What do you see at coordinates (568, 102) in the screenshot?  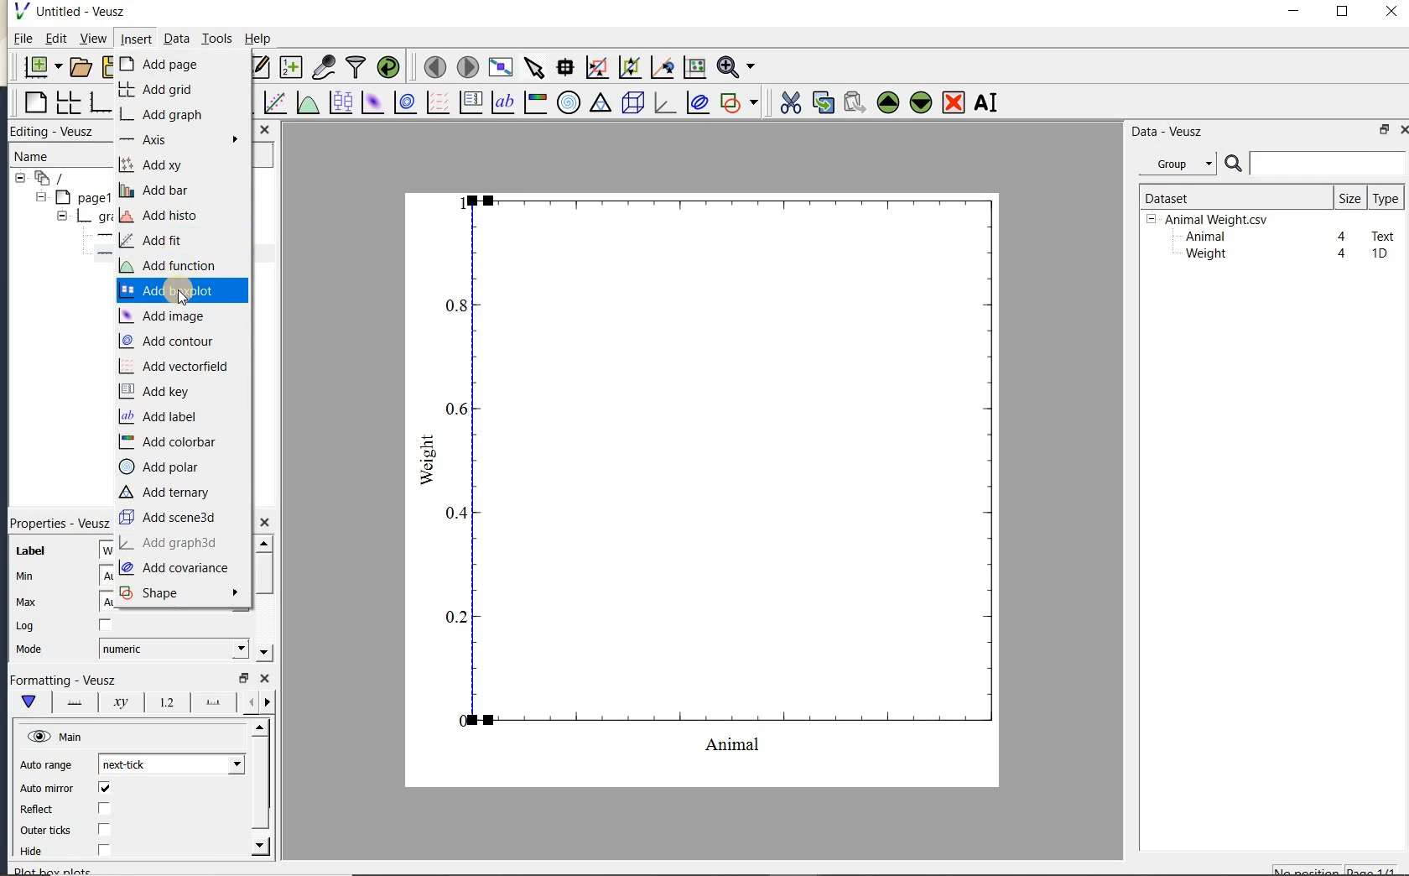 I see `polar graph` at bounding box center [568, 102].